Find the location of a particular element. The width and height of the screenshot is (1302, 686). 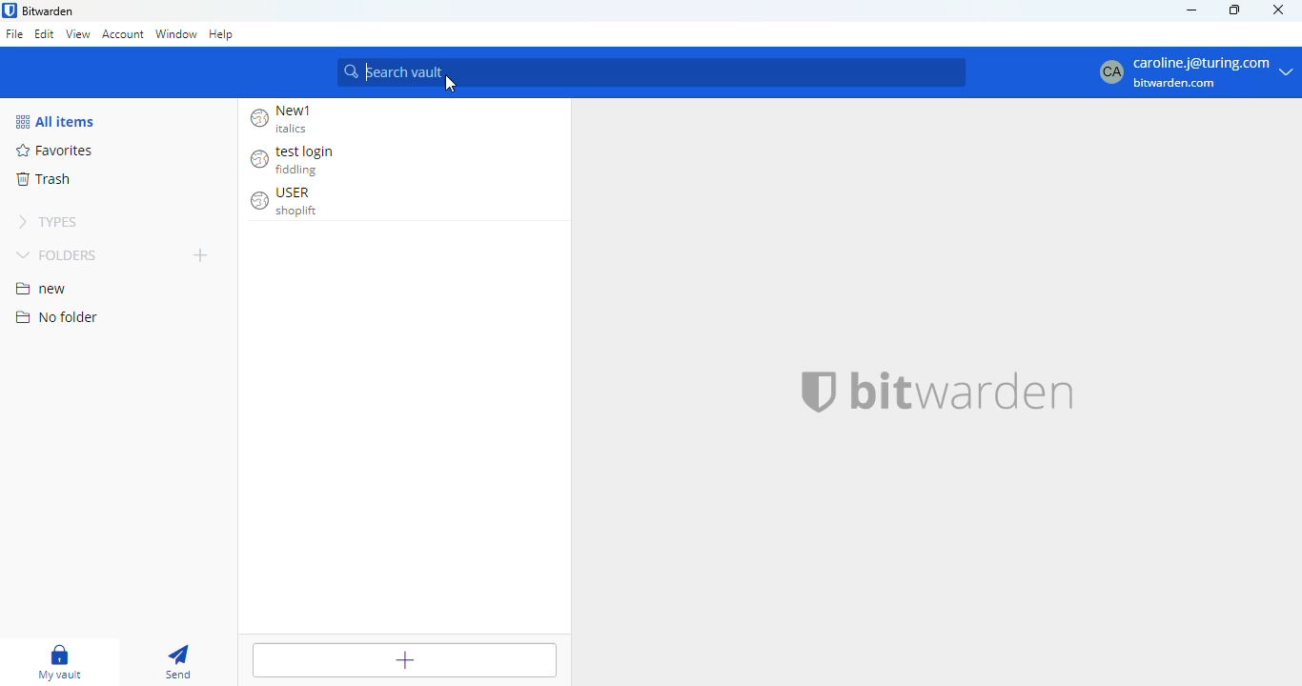

New1  italics is located at coordinates (290, 119).